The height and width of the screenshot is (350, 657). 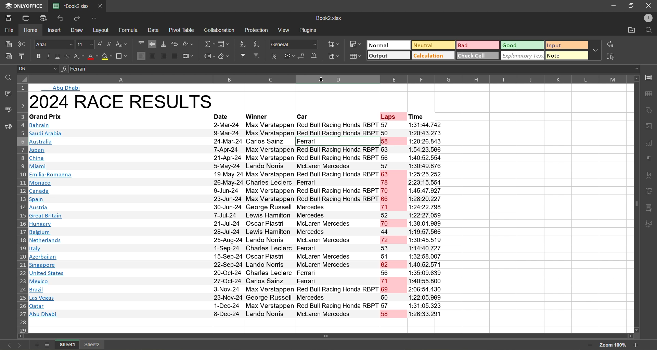 I want to click on find, so click(x=649, y=30).